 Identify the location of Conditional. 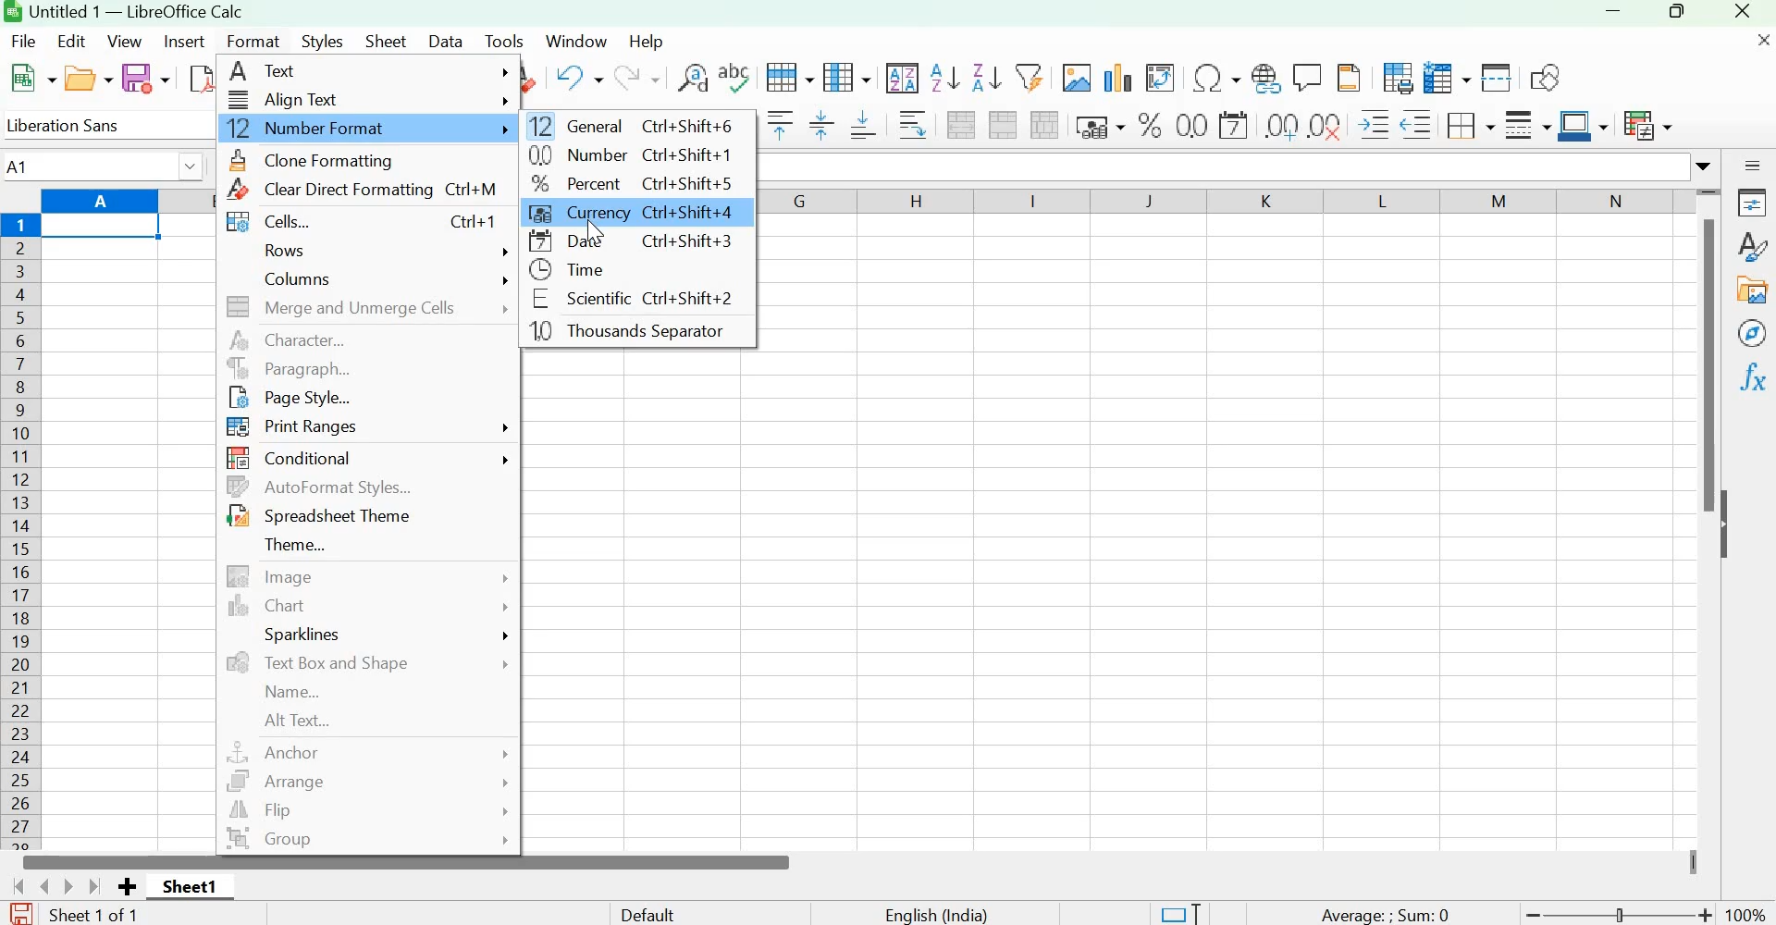
(372, 457).